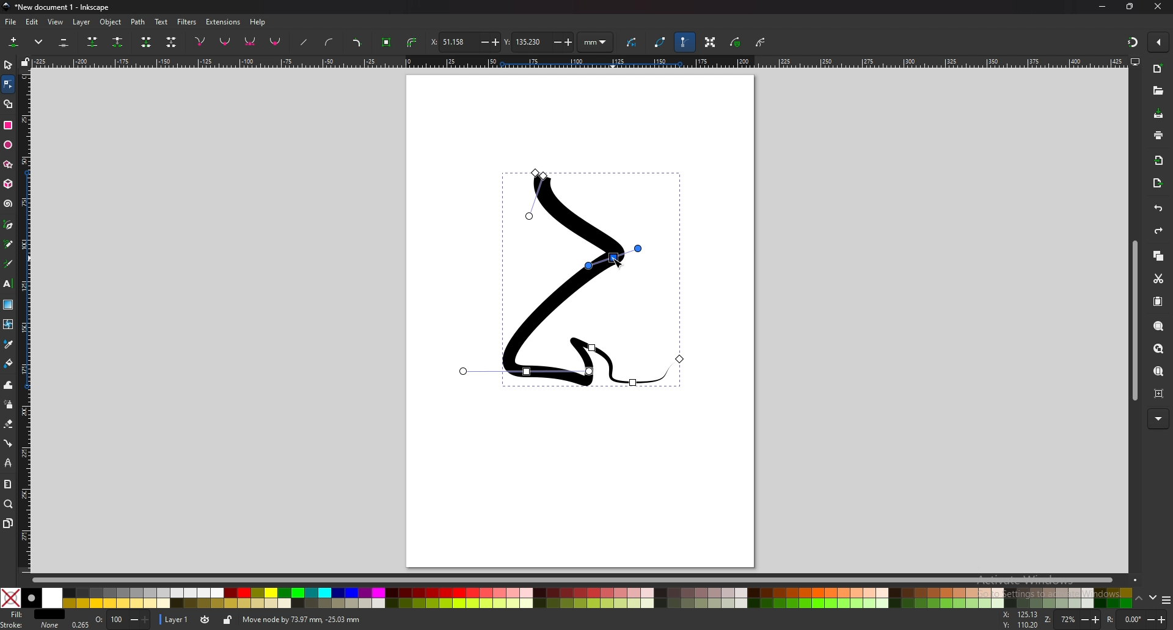 The height and width of the screenshot is (630, 1173). Describe the element at coordinates (172, 43) in the screenshot. I see `delete segment between two non endpoint nodes` at that location.